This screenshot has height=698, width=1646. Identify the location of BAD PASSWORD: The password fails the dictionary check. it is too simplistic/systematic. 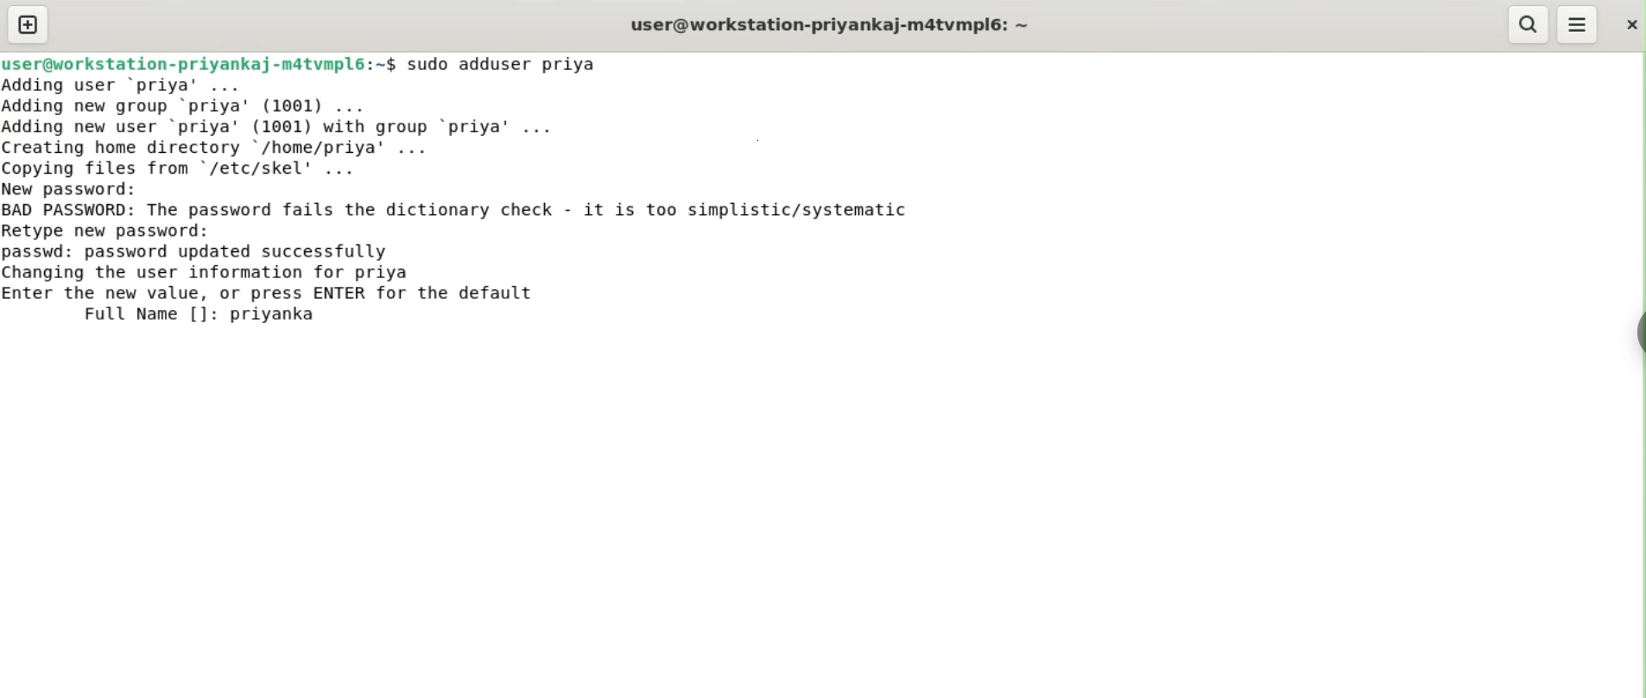
(487, 211).